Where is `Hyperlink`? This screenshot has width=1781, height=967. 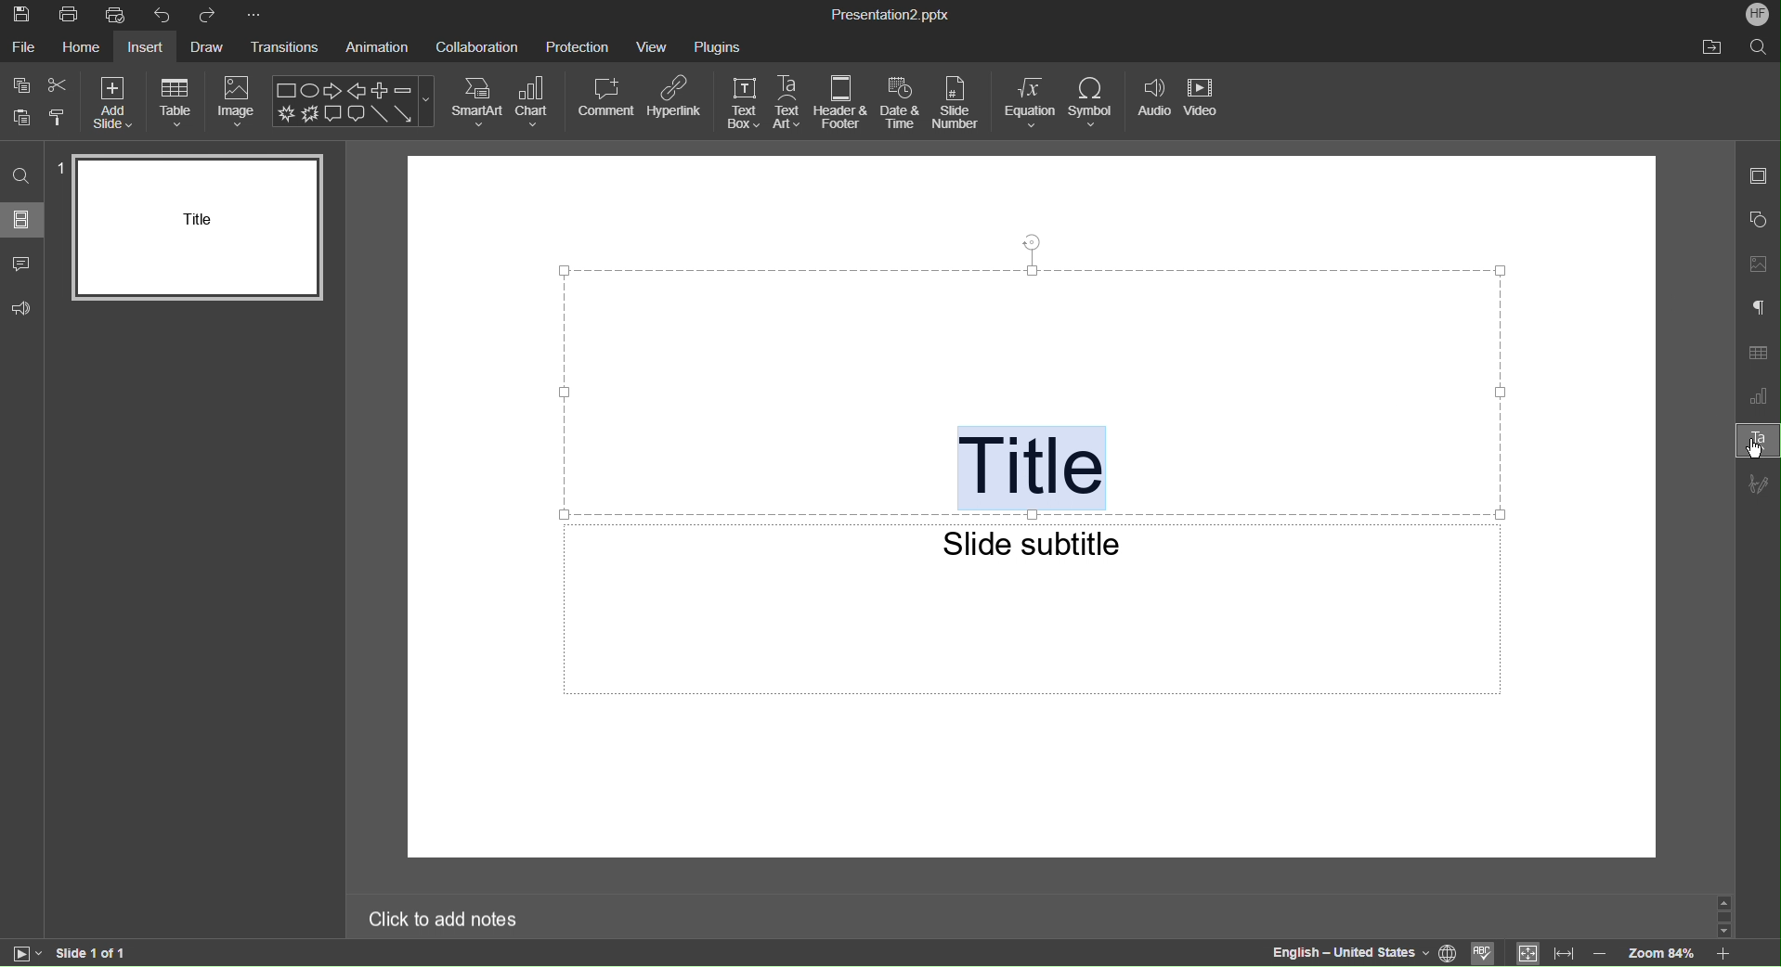
Hyperlink is located at coordinates (678, 102).